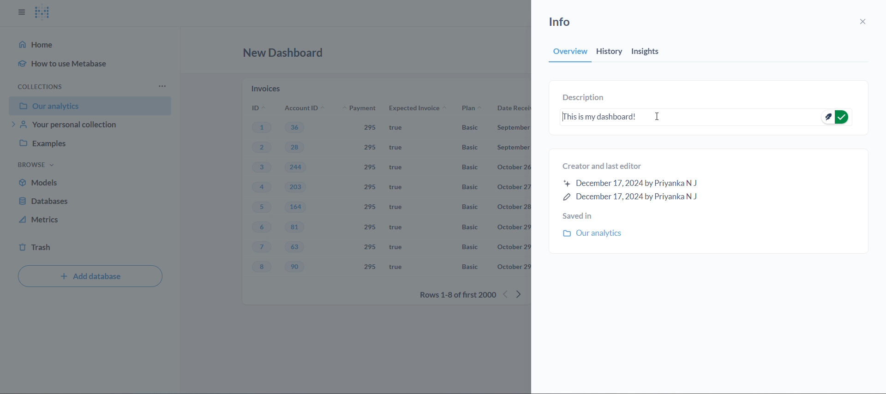 The height and width of the screenshot is (394, 886). I want to click on database, so click(90, 203).